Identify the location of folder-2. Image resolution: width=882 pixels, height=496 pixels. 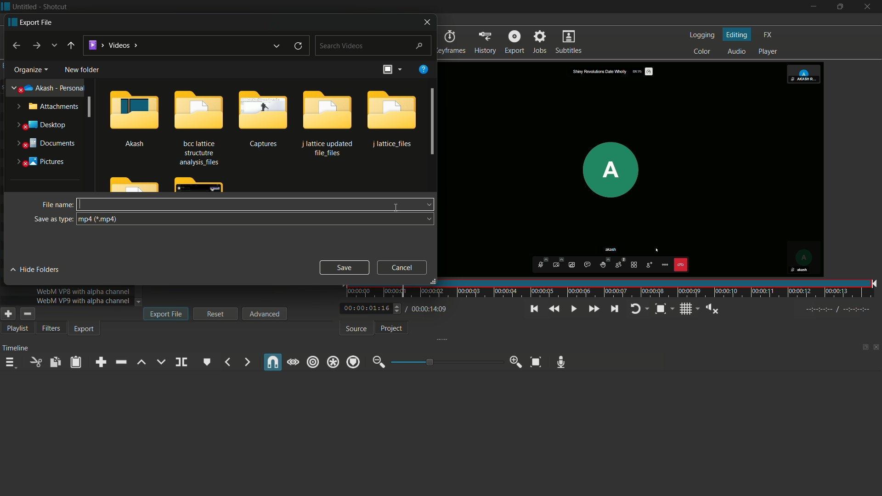
(197, 126).